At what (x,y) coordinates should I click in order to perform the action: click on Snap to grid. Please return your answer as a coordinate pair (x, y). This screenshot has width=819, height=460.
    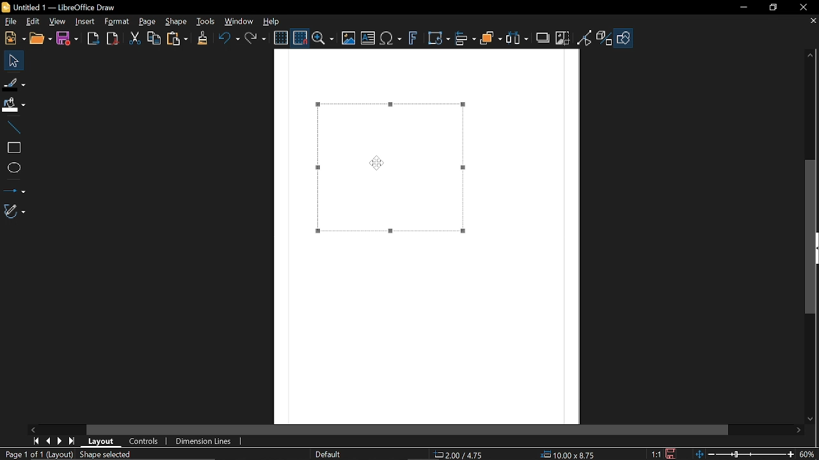
    Looking at the image, I should click on (299, 37).